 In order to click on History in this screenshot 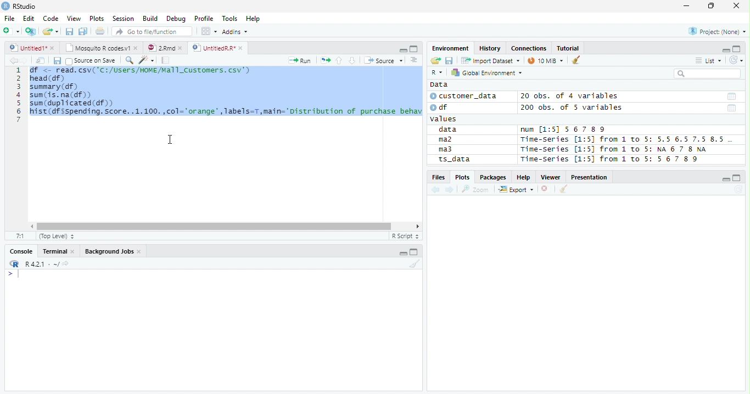, I will do `click(491, 49)`.